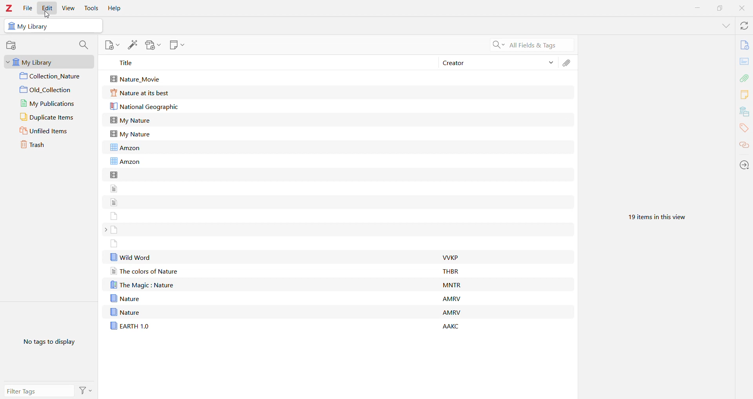  Describe the element at coordinates (125, 298) in the screenshot. I see `Nature` at that location.